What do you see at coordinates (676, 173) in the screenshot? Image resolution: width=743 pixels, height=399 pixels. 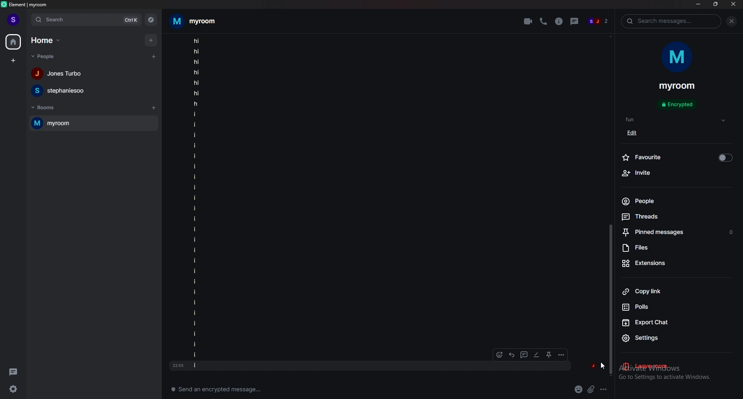 I see `invite` at bounding box center [676, 173].